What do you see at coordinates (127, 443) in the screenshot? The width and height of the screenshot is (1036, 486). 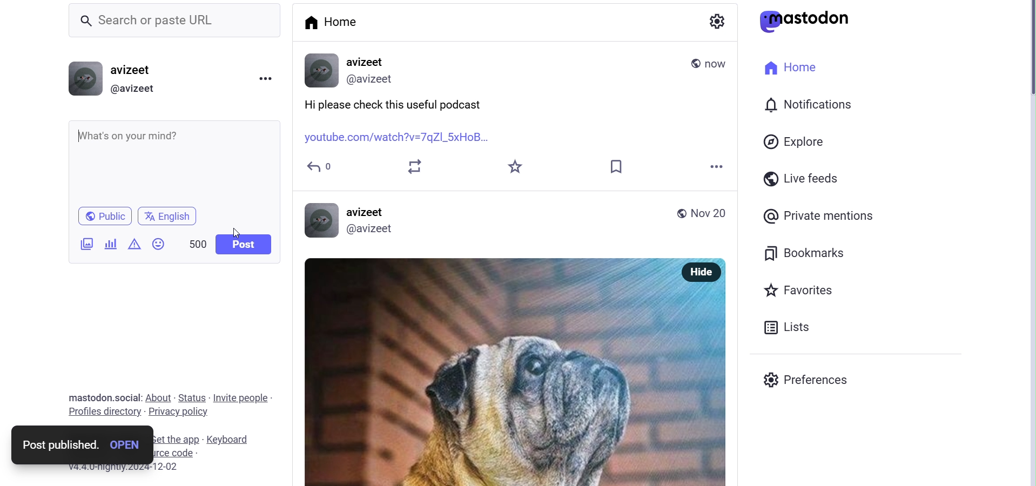 I see `open ` at bounding box center [127, 443].